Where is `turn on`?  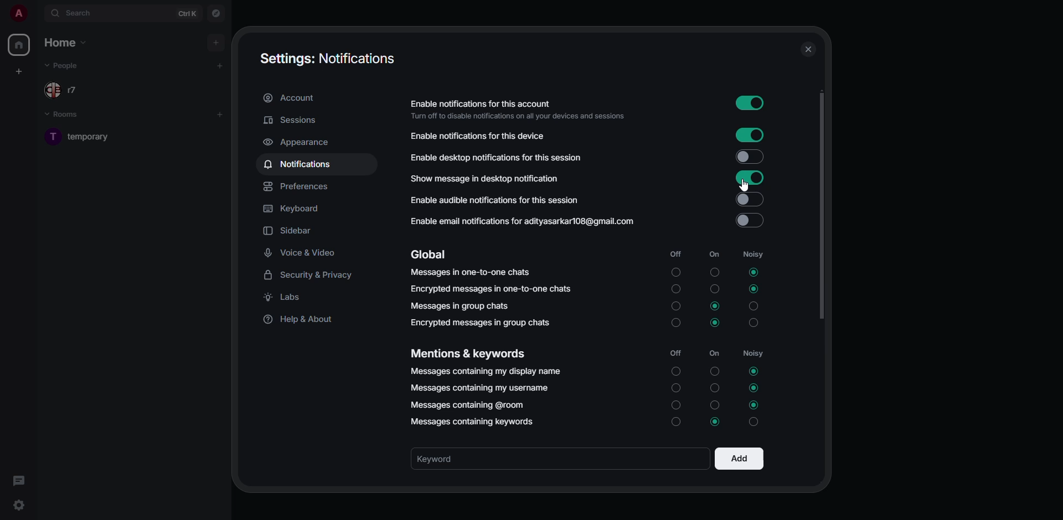
turn on is located at coordinates (675, 371).